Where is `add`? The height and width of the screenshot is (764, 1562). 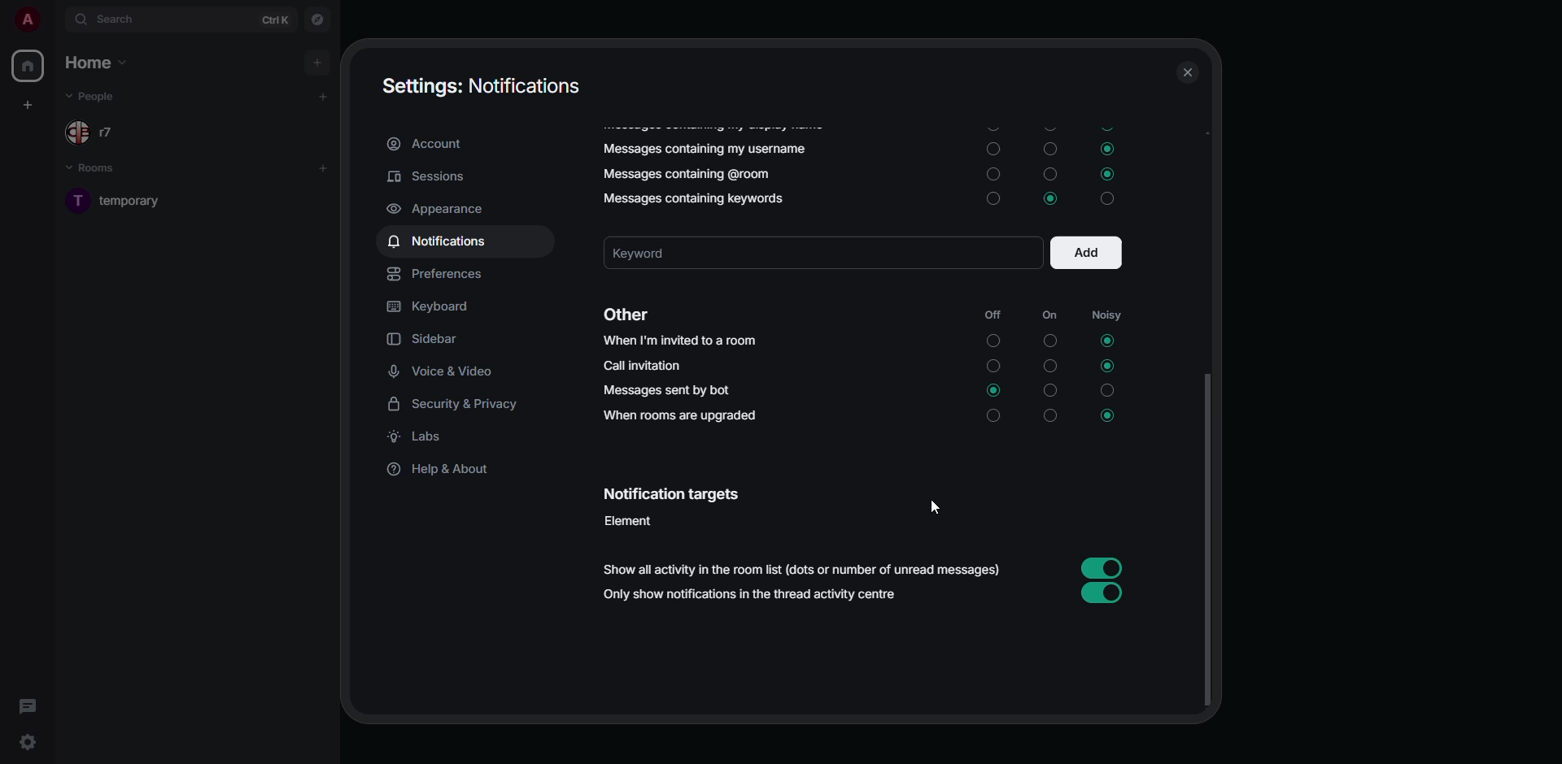 add is located at coordinates (318, 63).